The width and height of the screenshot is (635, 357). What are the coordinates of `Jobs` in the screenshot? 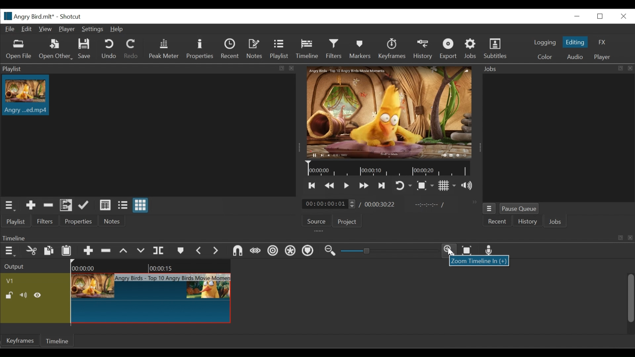 It's located at (471, 49).